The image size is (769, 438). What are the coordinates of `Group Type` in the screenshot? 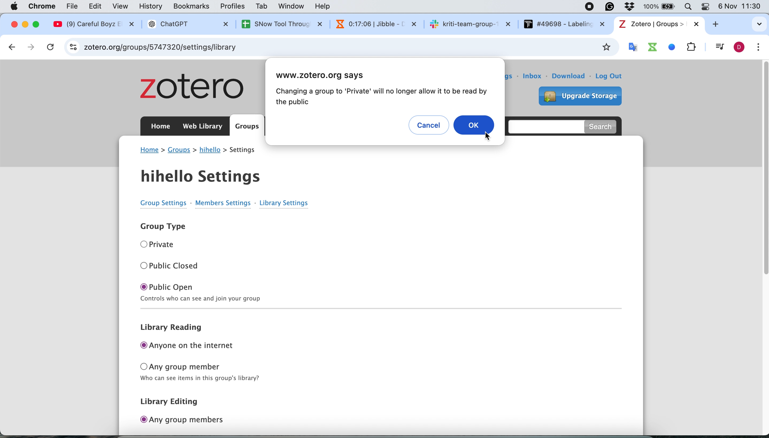 It's located at (160, 227).